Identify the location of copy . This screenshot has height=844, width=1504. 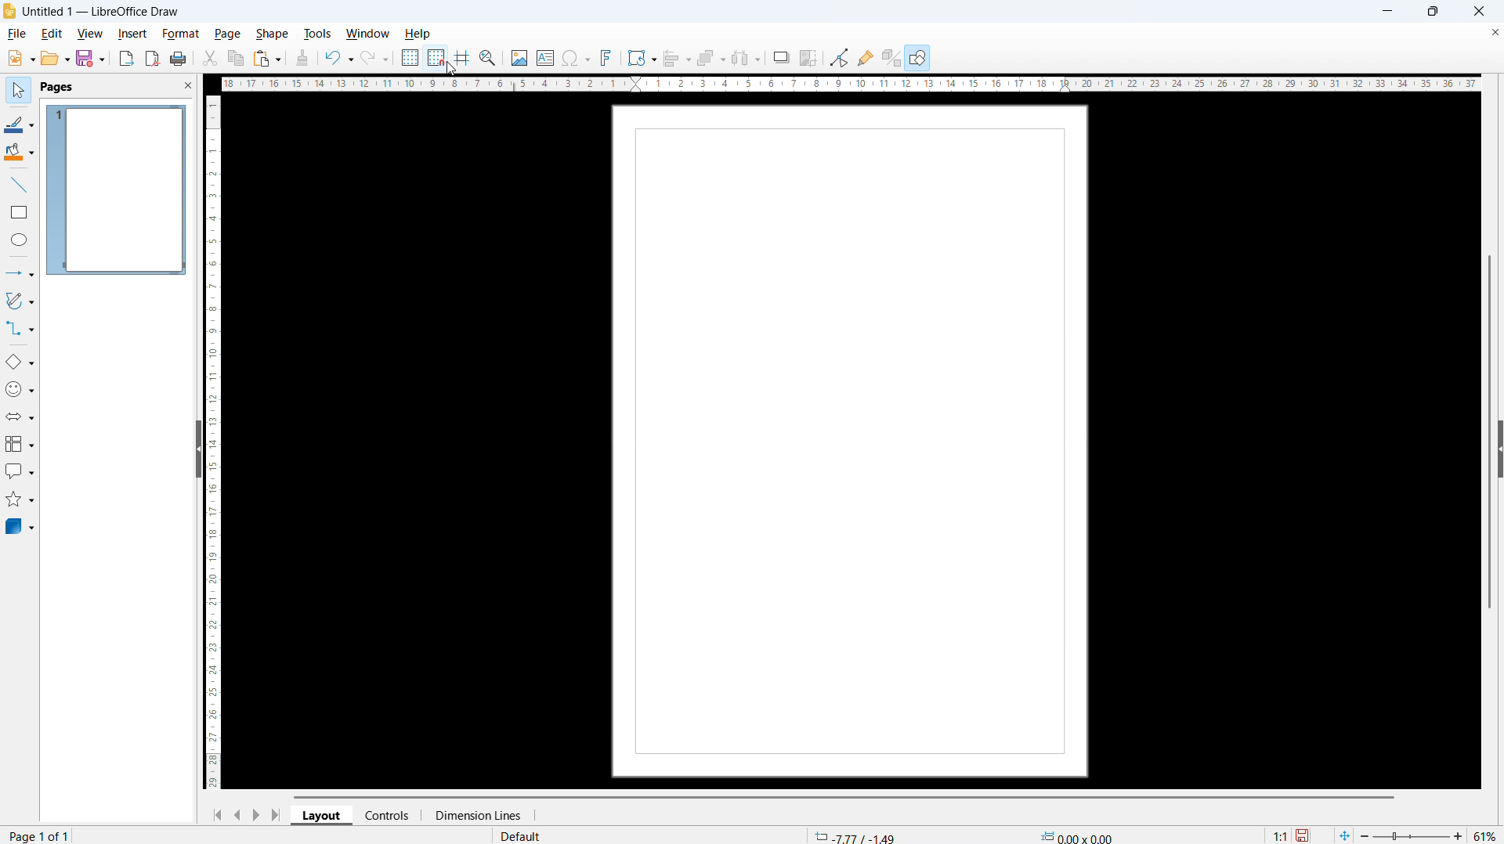
(236, 59).